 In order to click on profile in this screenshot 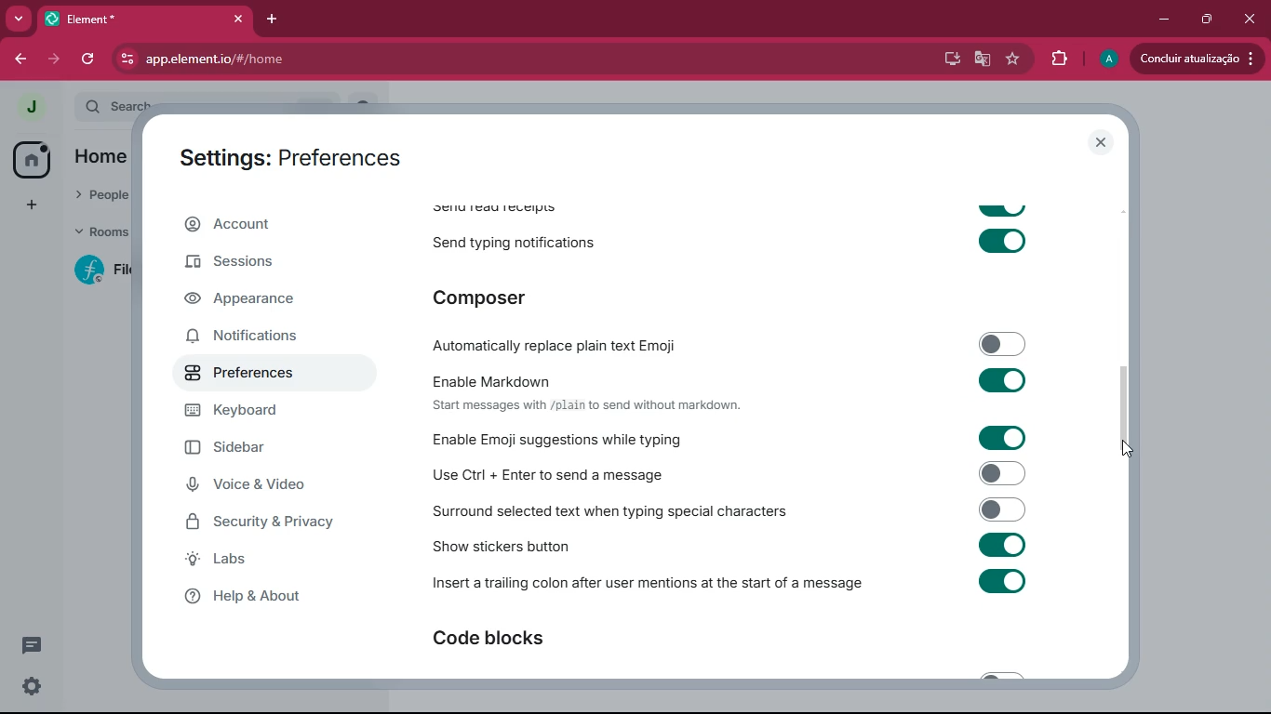, I will do `click(1110, 59)`.